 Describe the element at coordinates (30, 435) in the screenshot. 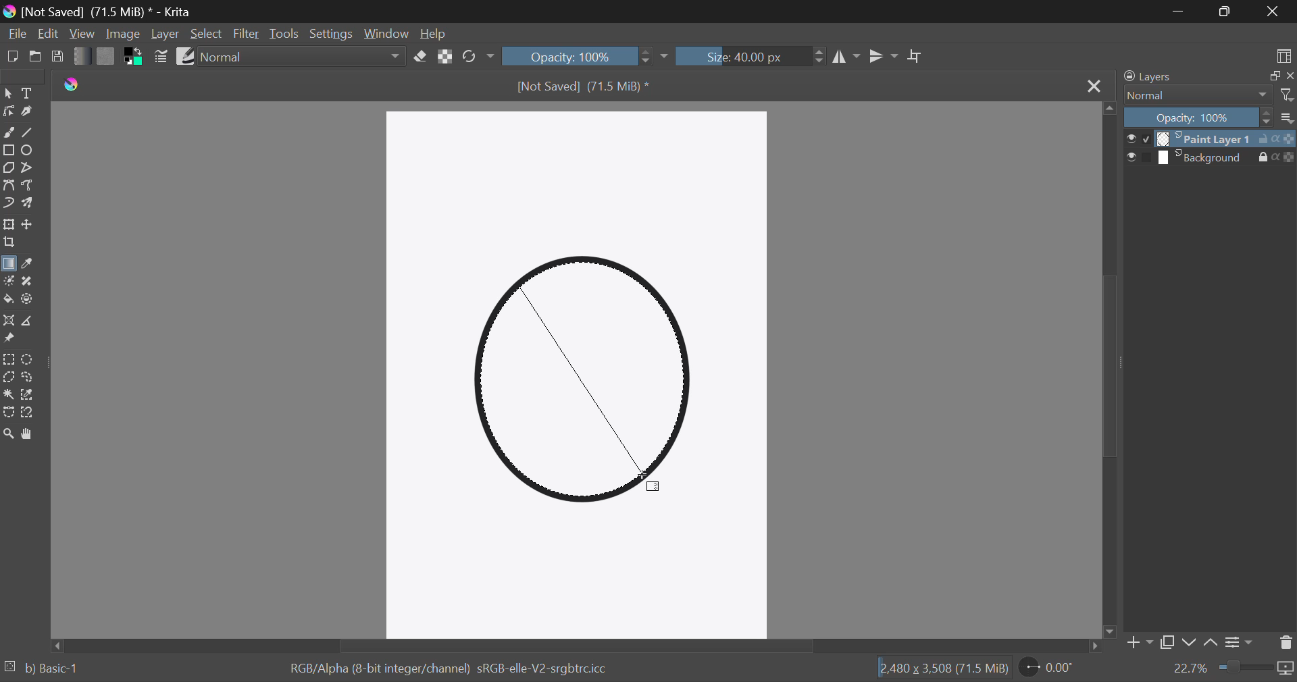

I see `Pan` at that location.